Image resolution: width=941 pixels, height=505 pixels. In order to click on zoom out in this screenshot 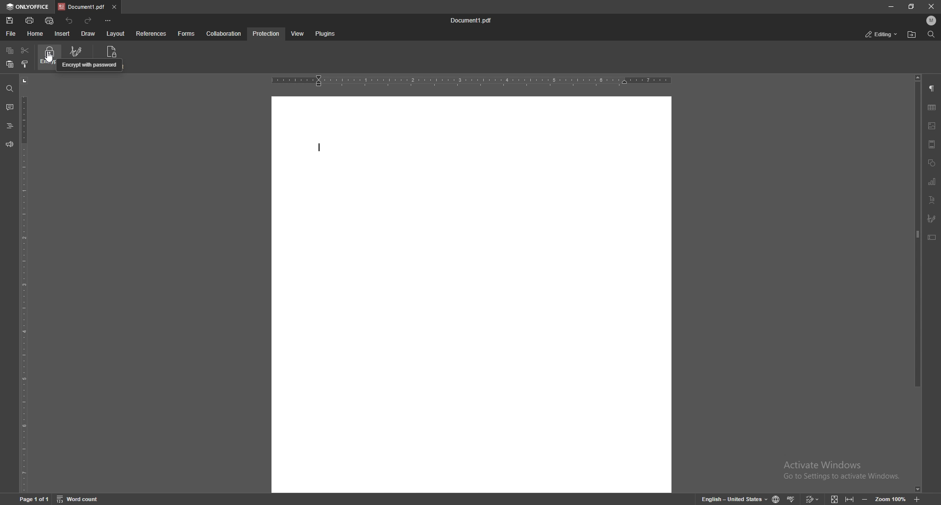, I will do `click(867, 498)`.